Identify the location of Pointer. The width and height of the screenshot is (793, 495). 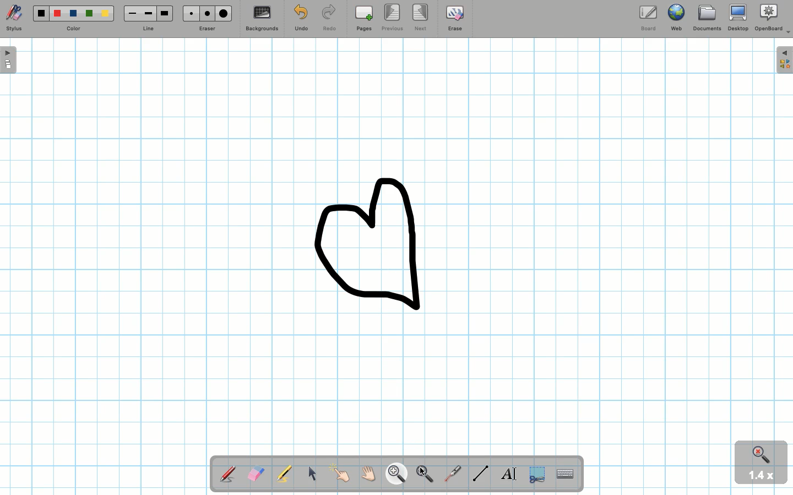
(425, 466).